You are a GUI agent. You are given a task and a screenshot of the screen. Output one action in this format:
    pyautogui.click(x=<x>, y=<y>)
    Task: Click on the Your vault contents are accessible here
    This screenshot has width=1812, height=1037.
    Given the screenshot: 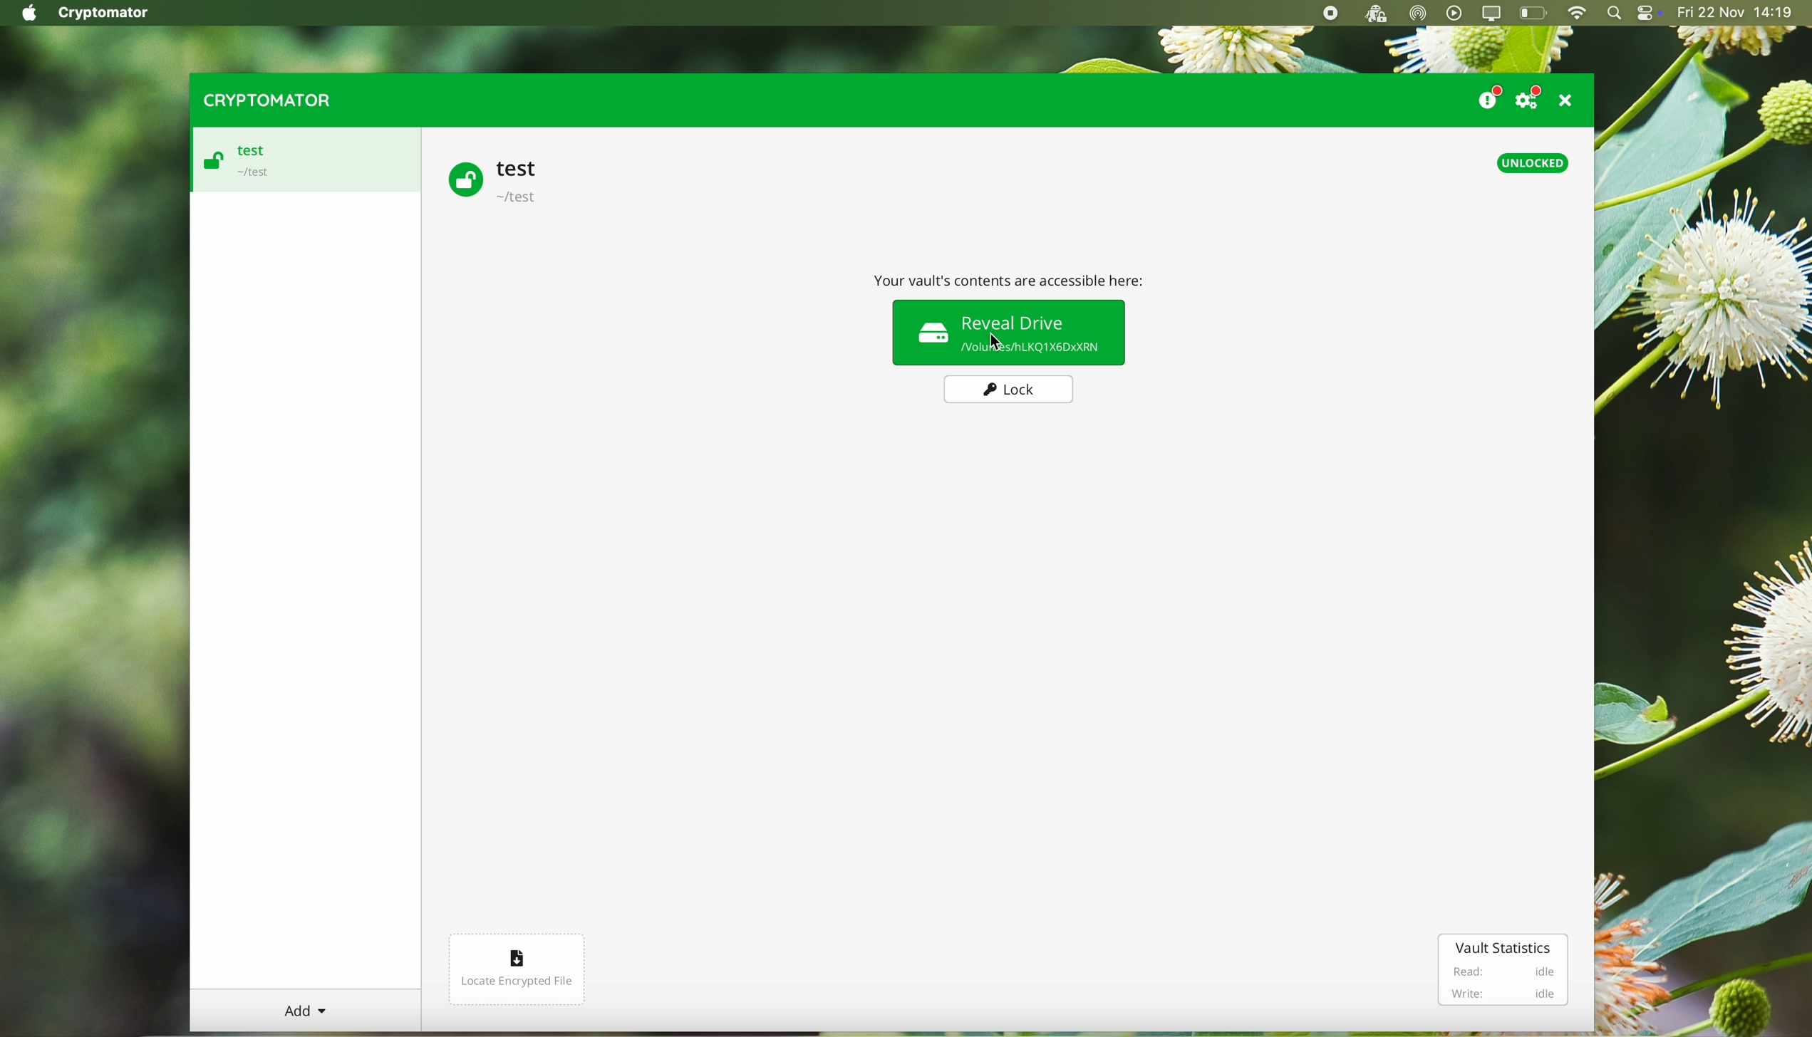 What is the action you would take?
    pyautogui.click(x=1011, y=276)
    